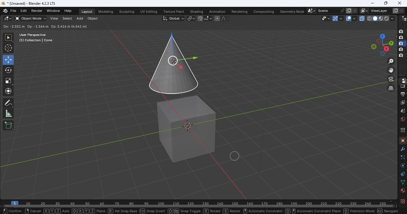 The width and height of the screenshot is (407, 214). I want to click on The active workspace view layer showing in the window, so click(364, 11).